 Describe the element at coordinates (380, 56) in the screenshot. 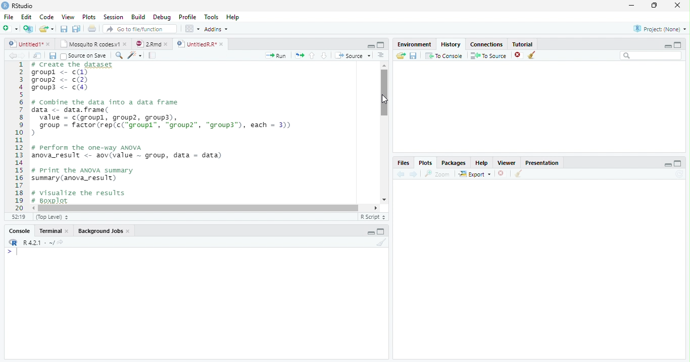

I see `Alignment` at that location.